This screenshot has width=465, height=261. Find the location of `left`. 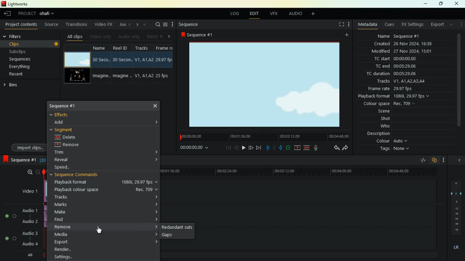

left is located at coordinates (129, 25).